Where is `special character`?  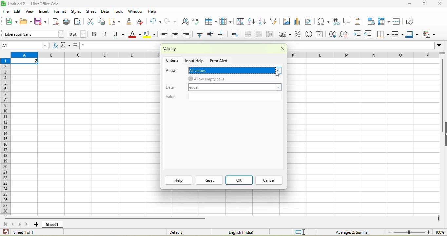
special character is located at coordinates (322, 21).